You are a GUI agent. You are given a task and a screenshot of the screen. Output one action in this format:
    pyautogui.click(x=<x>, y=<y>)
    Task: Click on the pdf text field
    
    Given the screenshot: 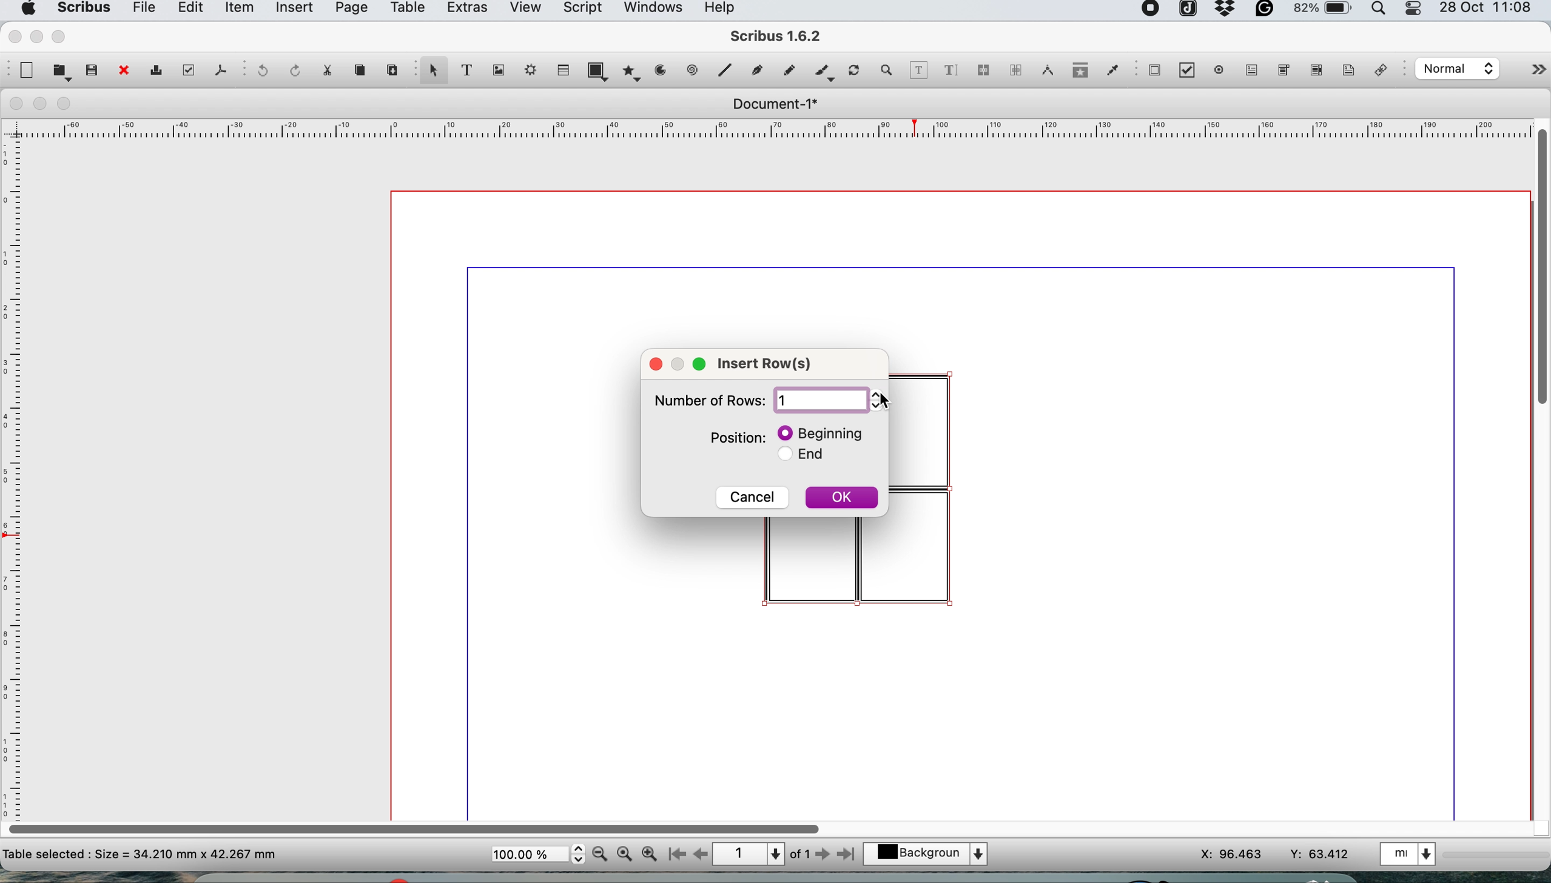 What is the action you would take?
    pyautogui.click(x=1249, y=70)
    